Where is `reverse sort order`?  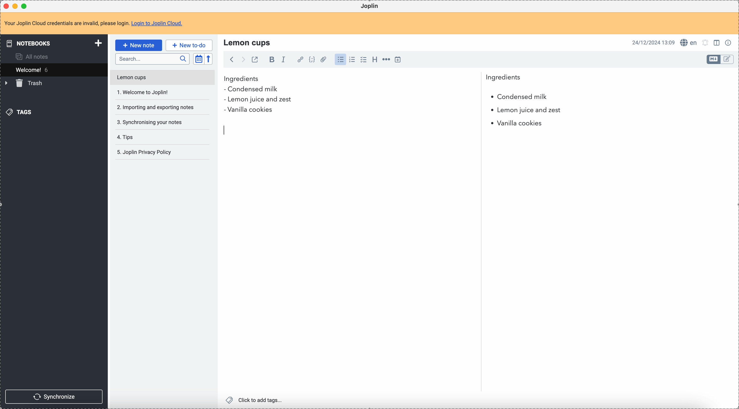 reverse sort order is located at coordinates (209, 59).